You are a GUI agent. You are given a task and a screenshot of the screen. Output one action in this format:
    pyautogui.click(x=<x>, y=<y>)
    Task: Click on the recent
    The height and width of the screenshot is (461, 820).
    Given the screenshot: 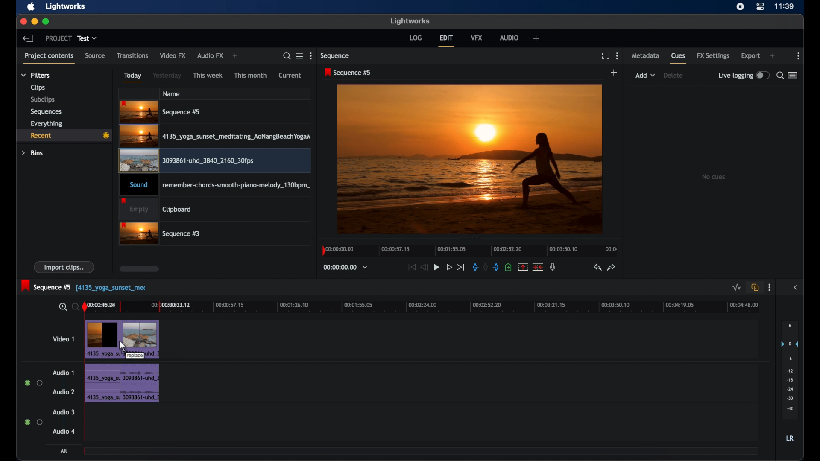 What is the action you would take?
    pyautogui.click(x=64, y=136)
    